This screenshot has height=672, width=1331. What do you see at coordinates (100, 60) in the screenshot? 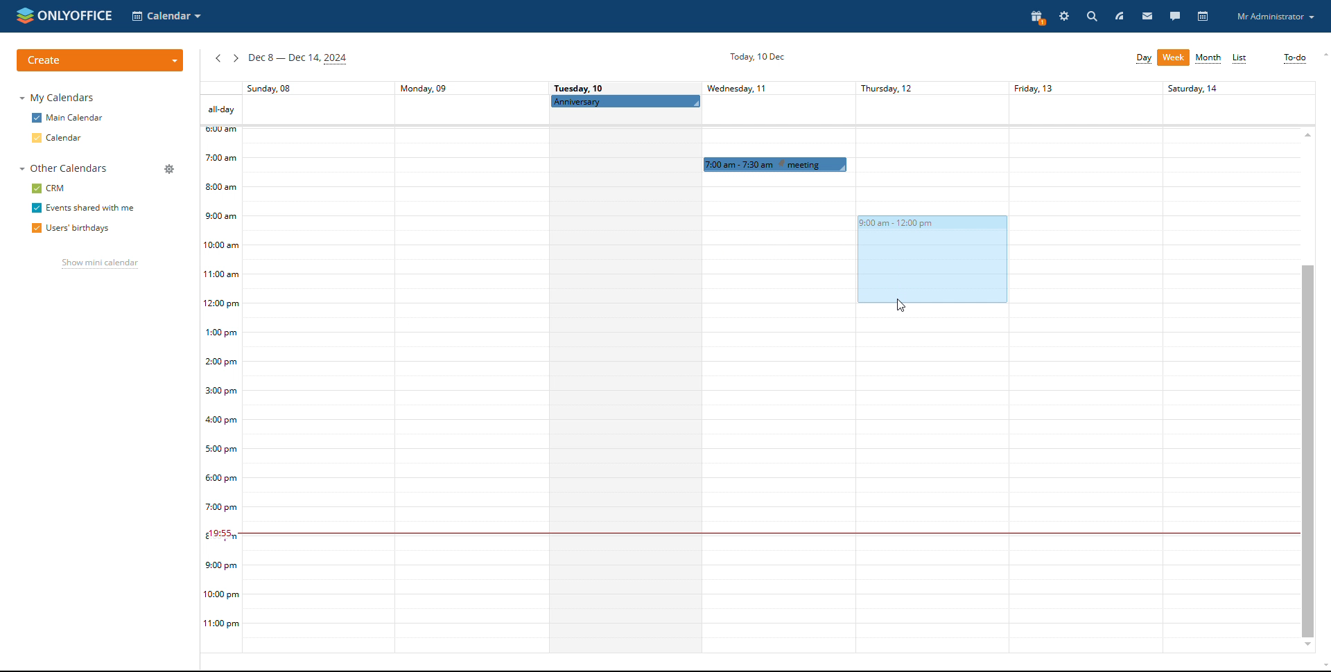
I see `create` at bounding box center [100, 60].